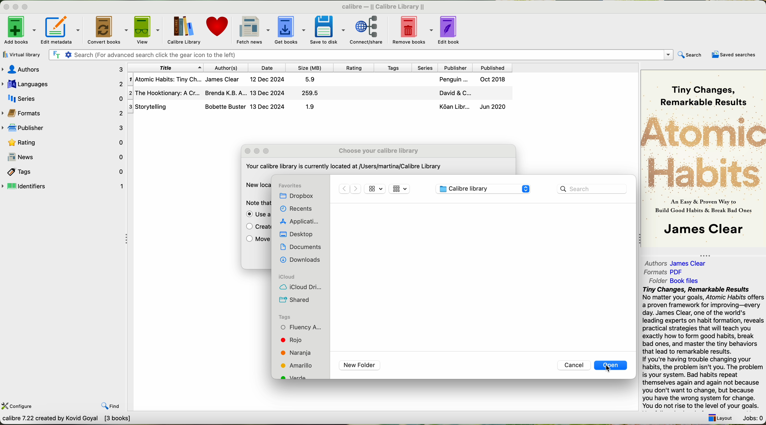 This screenshot has height=425, width=766. I want to click on yellow tag, so click(302, 366).